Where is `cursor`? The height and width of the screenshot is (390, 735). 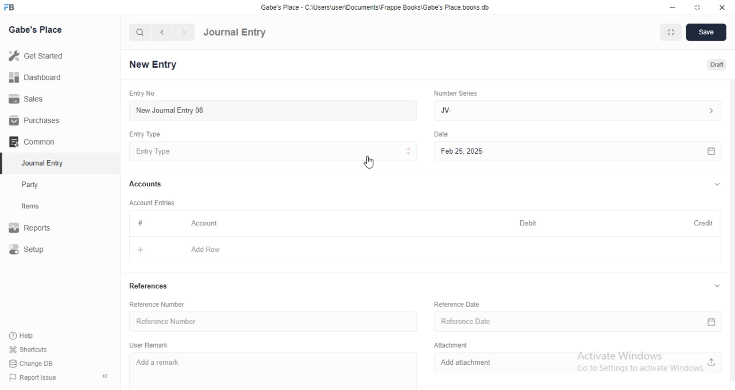 cursor is located at coordinates (366, 163).